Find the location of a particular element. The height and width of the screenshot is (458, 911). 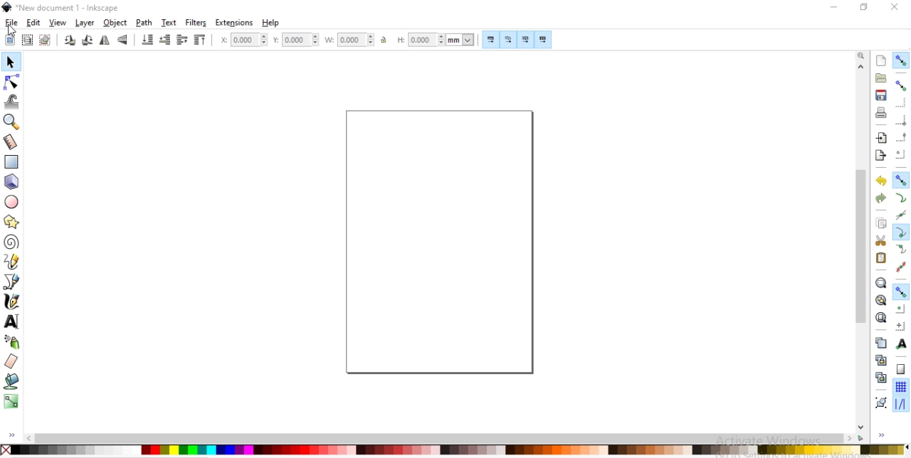

zoom in or out is located at coordinates (13, 122).